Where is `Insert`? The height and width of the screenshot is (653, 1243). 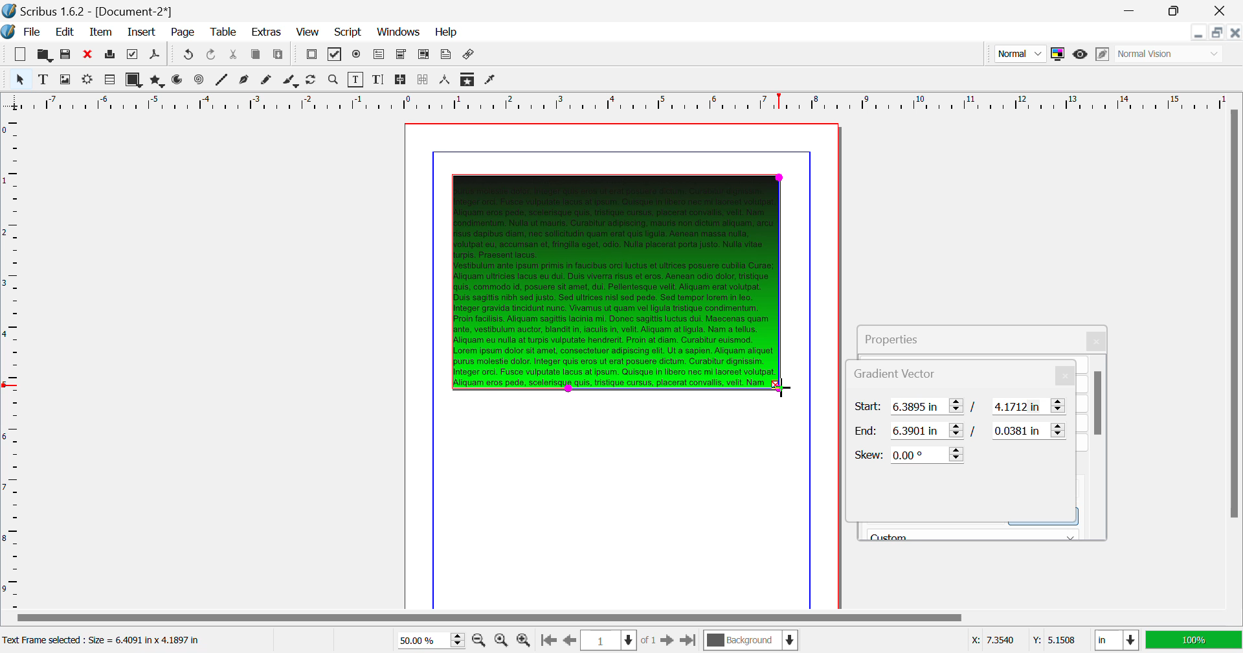
Insert is located at coordinates (142, 33).